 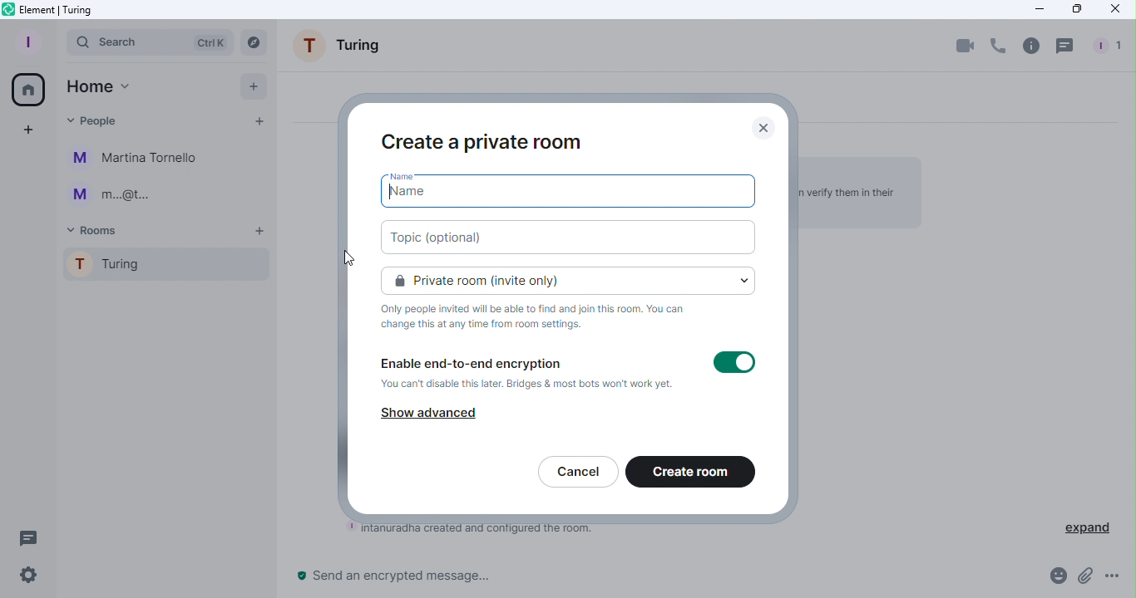 What do you see at coordinates (161, 267) in the screenshot?
I see `Turing` at bounding box center [161, 267].